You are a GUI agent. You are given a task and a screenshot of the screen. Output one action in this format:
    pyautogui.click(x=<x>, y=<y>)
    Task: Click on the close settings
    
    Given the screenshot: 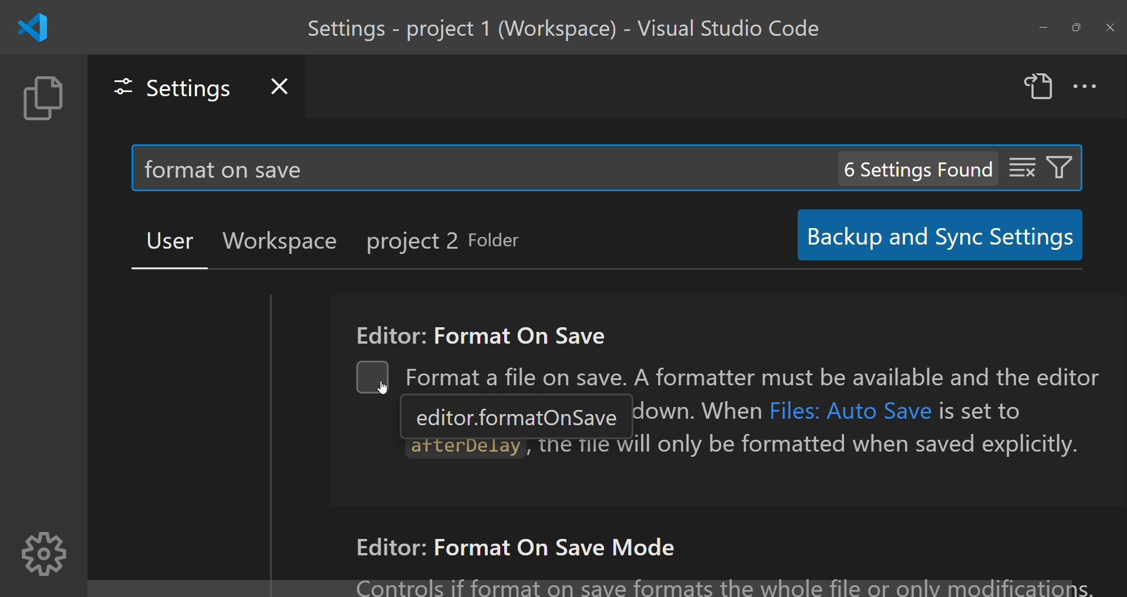 What is the action you would take?
    pyautogui.click(x=281, y=83)
    